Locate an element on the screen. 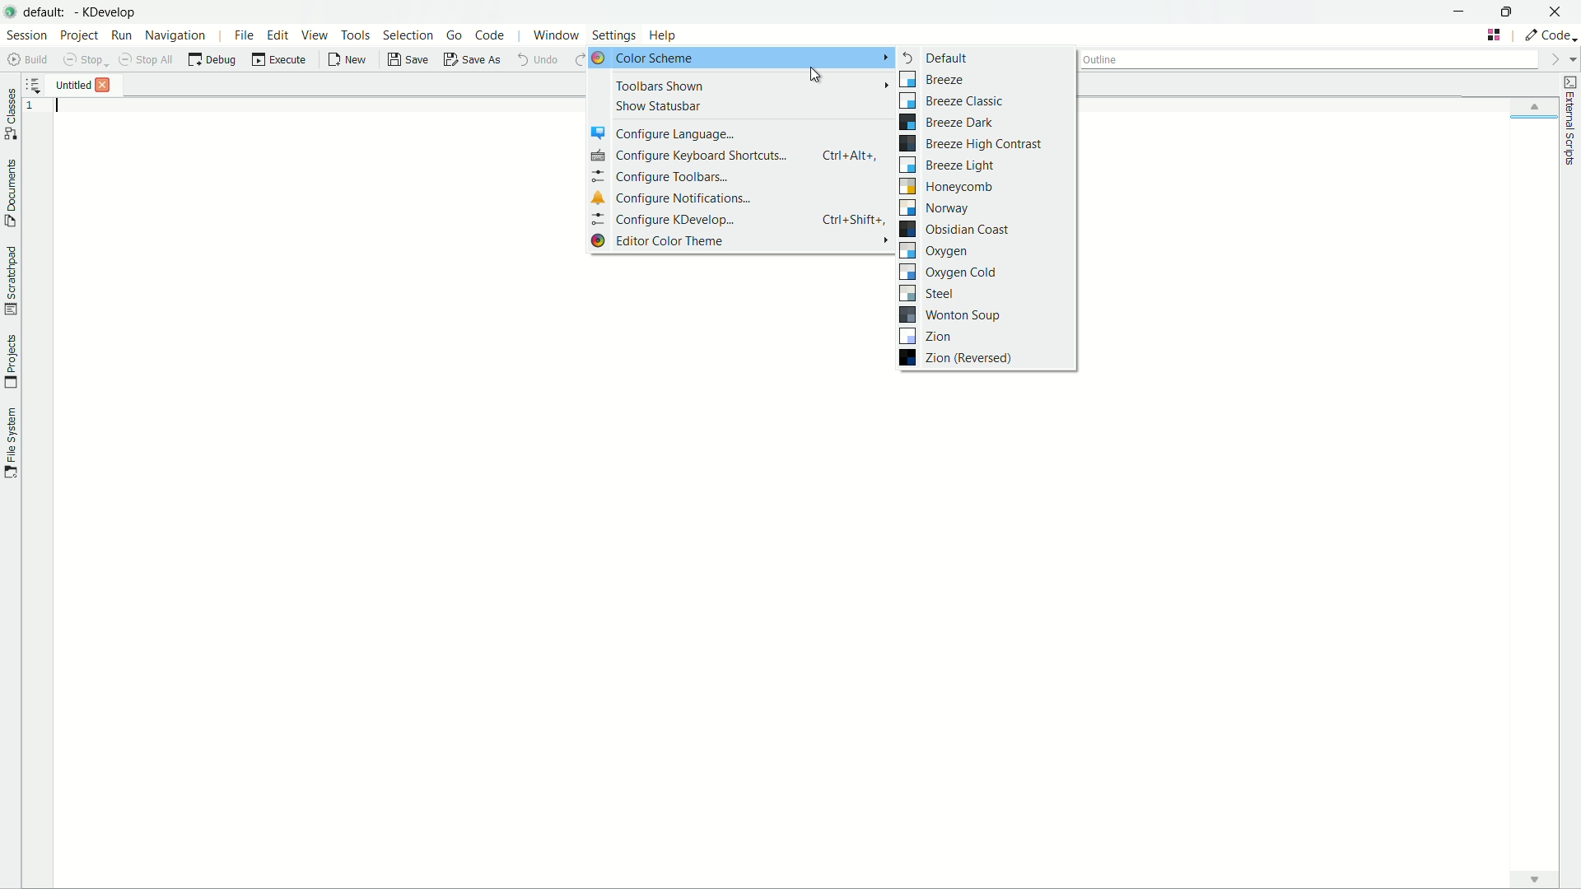  breeze is located at coordinates (930, 79).